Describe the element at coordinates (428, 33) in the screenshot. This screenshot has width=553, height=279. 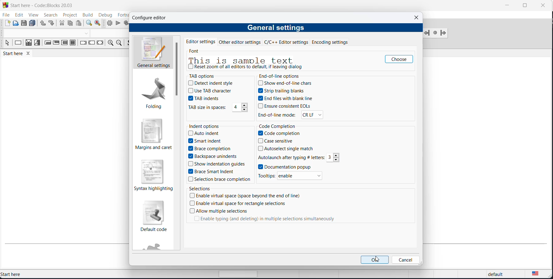
I see `jump back` at that location.